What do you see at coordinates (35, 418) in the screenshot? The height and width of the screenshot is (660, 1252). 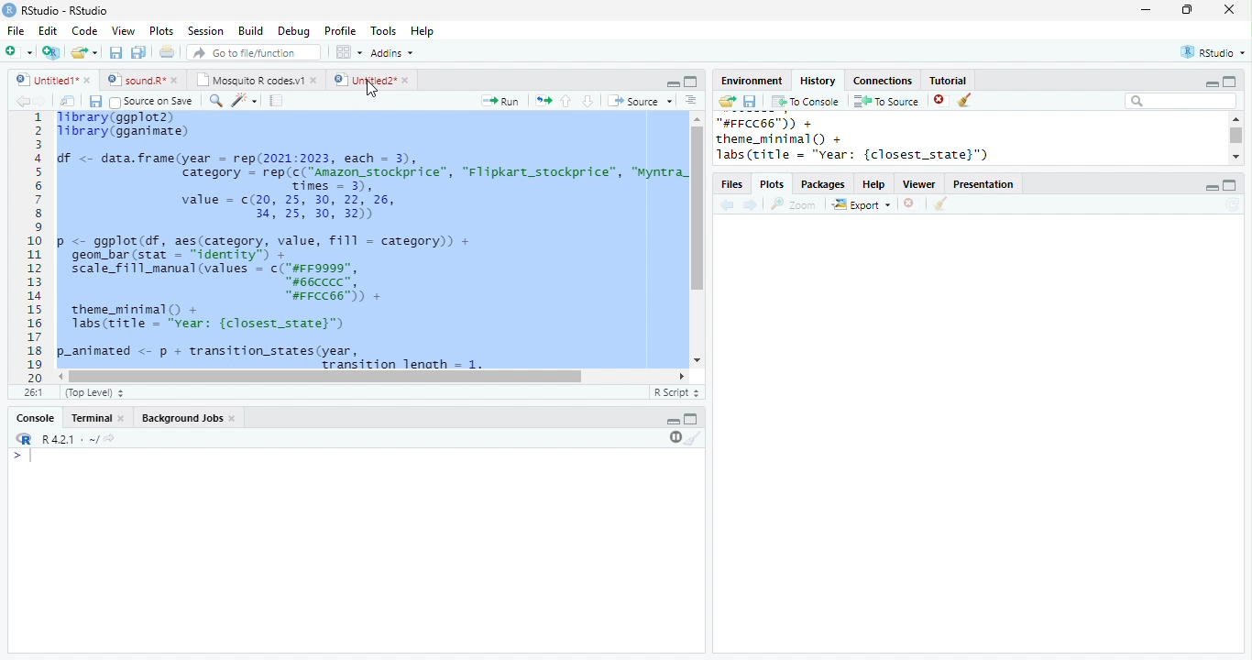 I see `Console` at bounding box center [35, 418].